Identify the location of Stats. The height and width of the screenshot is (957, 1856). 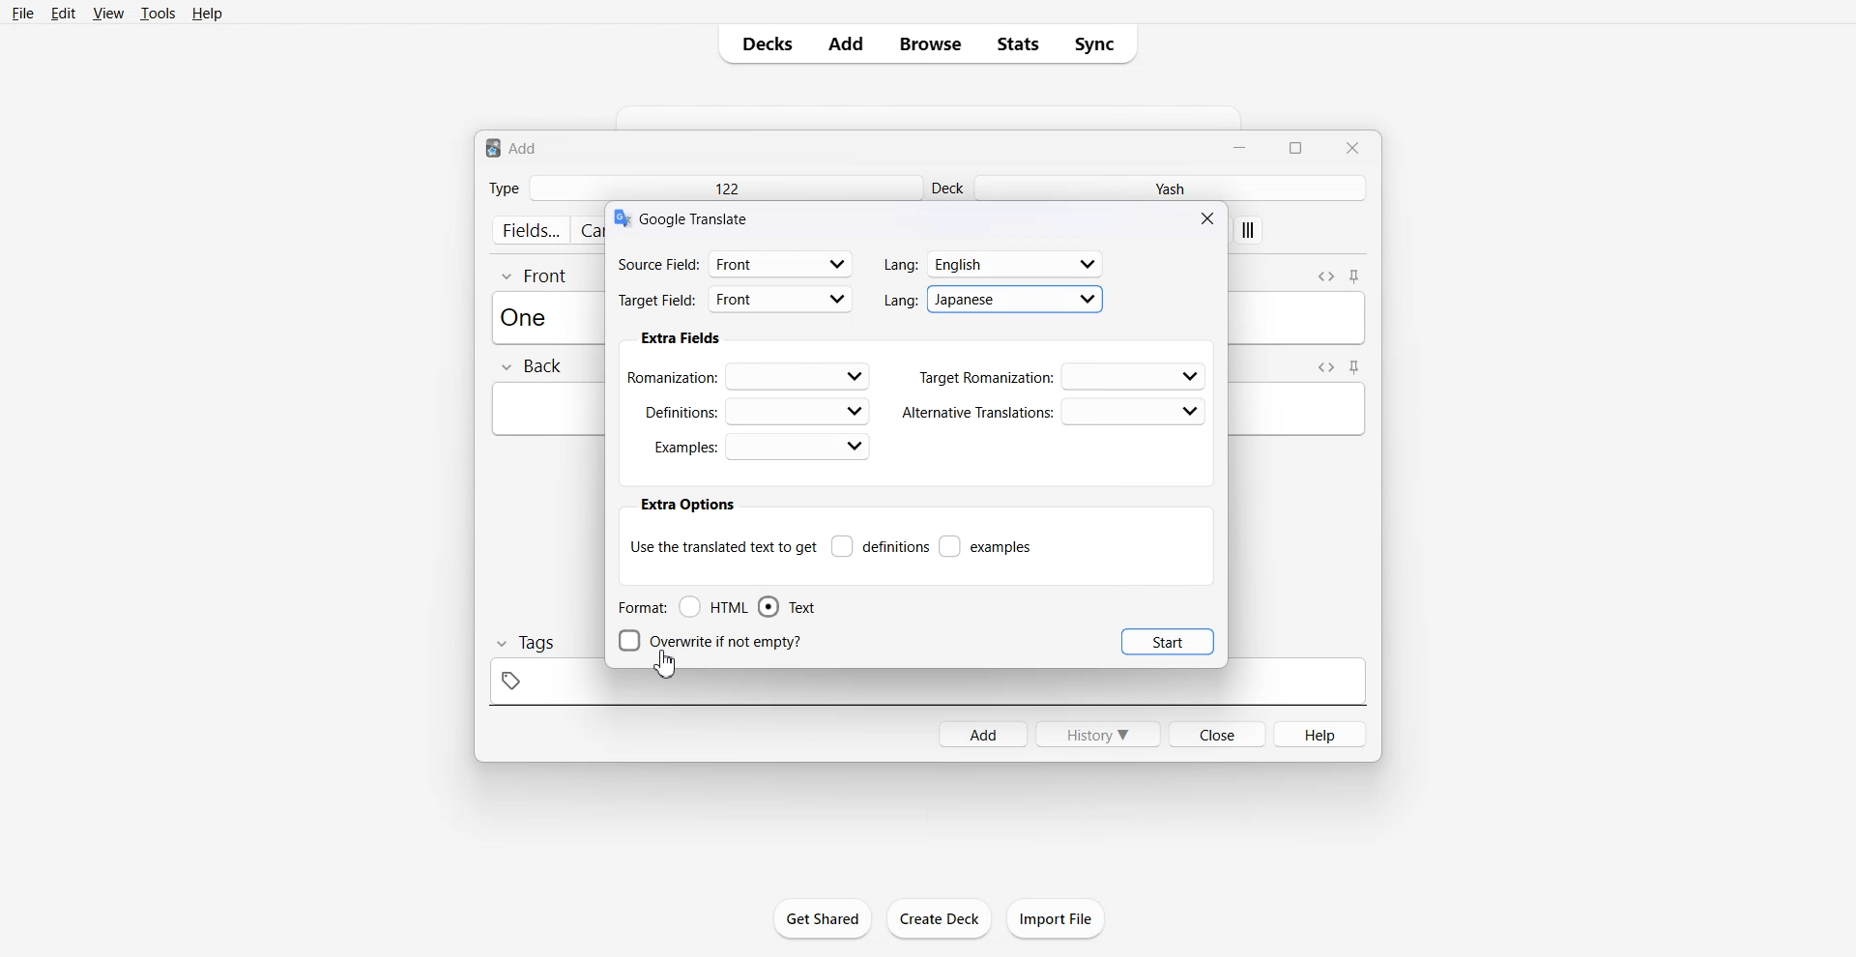
(1017, 43).